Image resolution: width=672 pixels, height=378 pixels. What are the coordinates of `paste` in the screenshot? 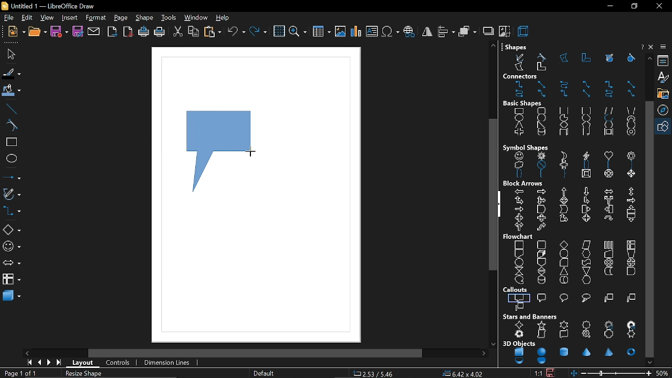 It's located at (212, 33).